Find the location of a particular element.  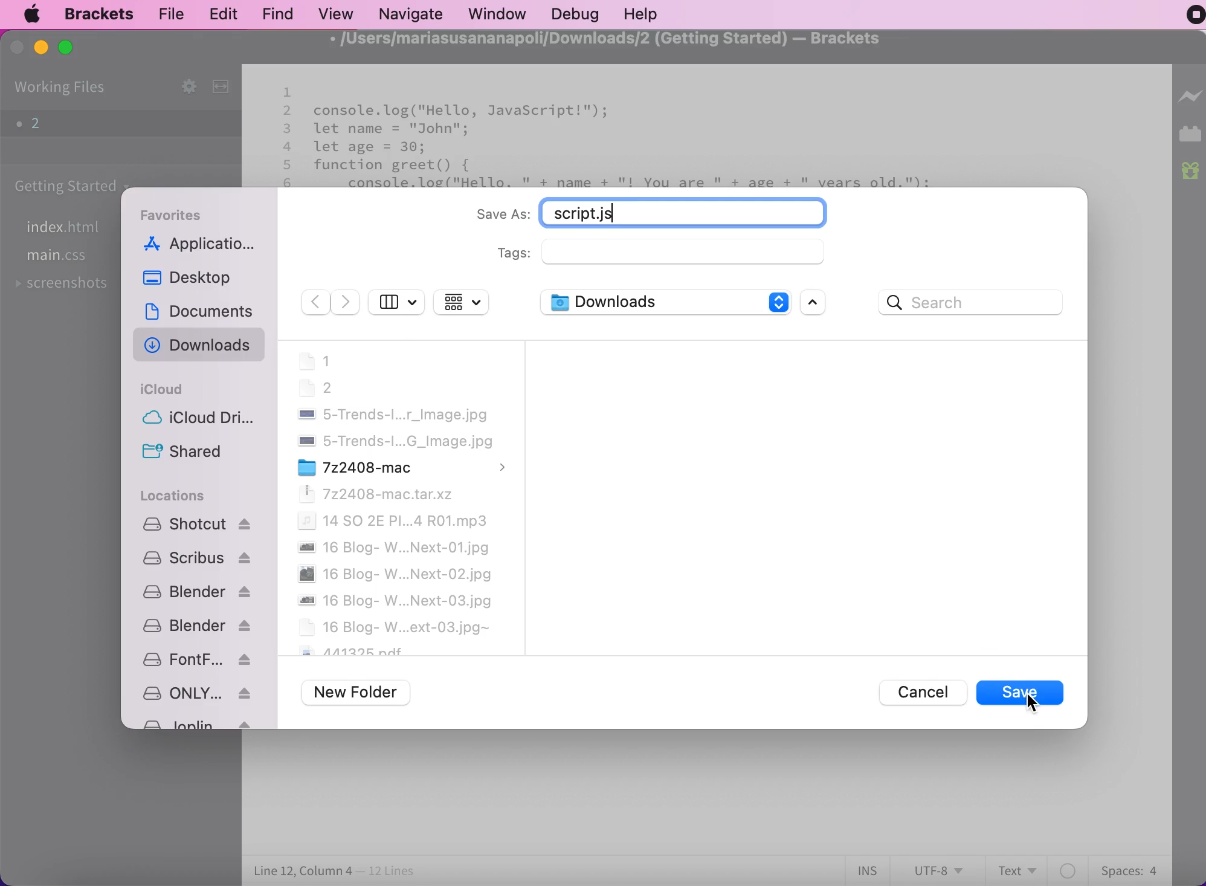

blender is located at coordinates (196, 592).